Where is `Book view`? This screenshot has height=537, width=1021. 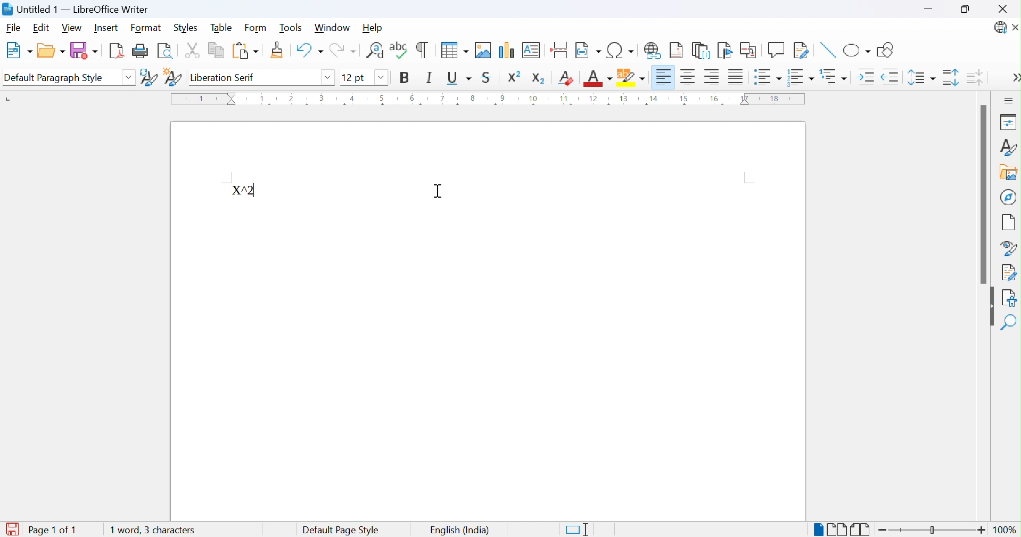
Book view is located at coordinates (863, 530).